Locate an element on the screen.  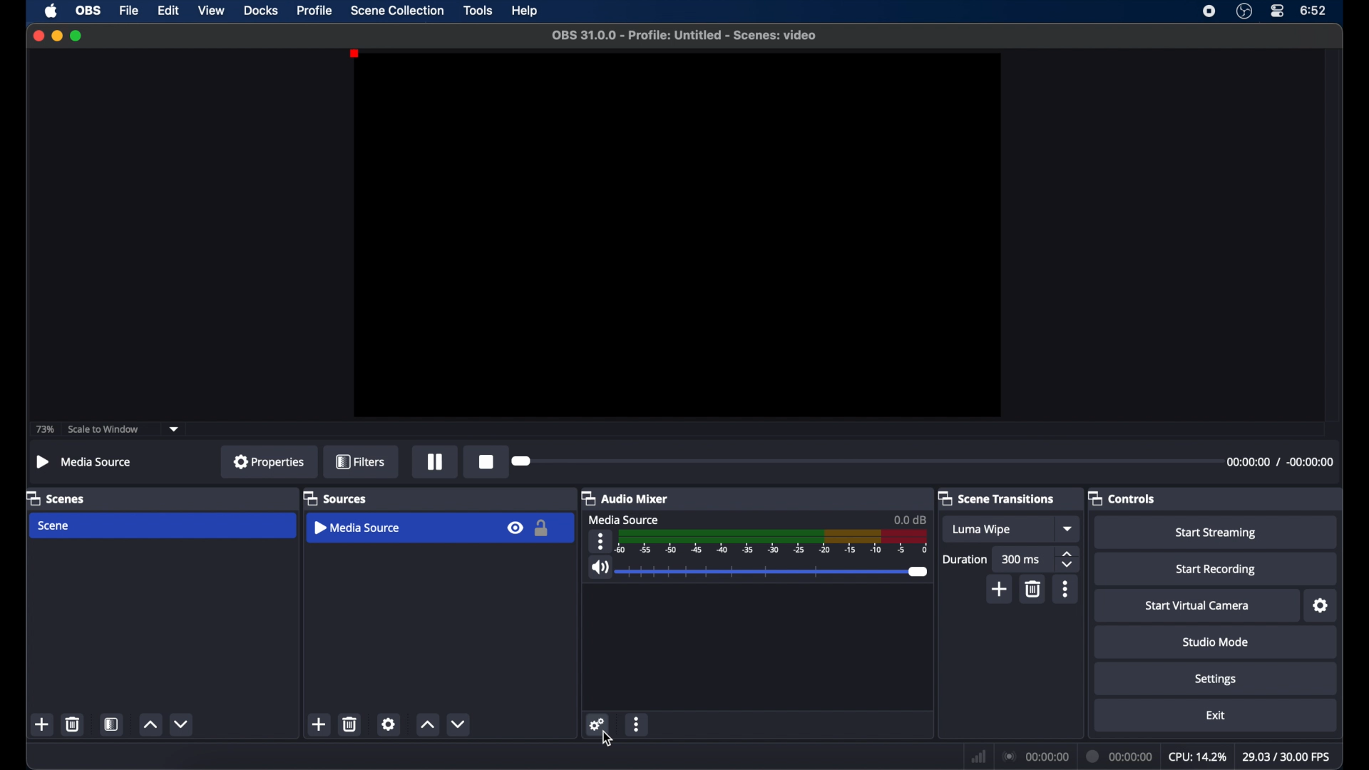
preview is located at coordinates (679, 234).